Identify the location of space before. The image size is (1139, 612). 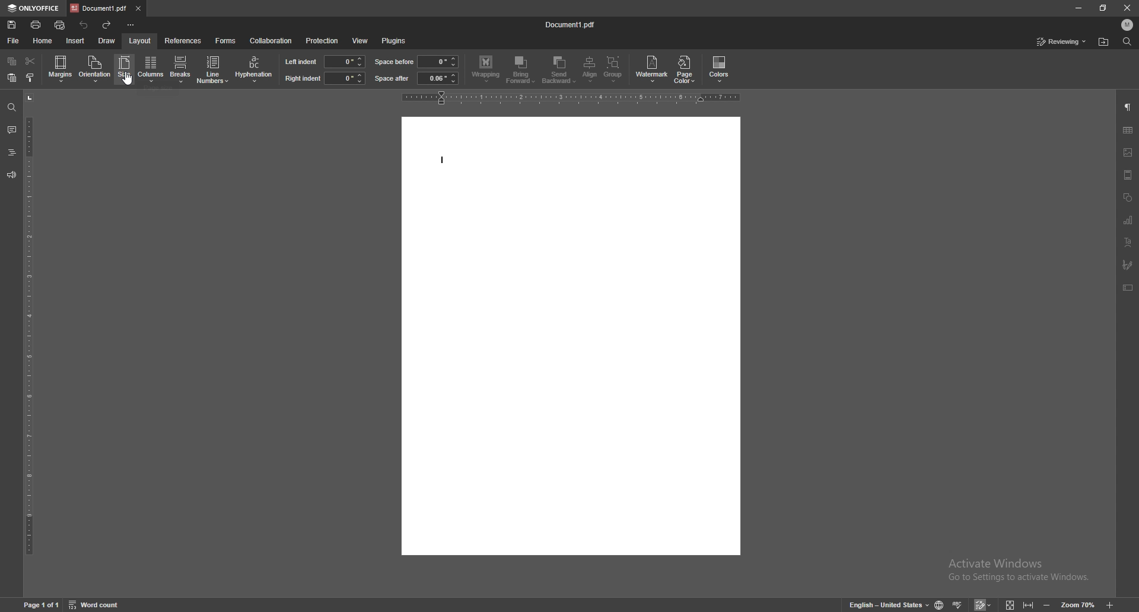
(395, 62).